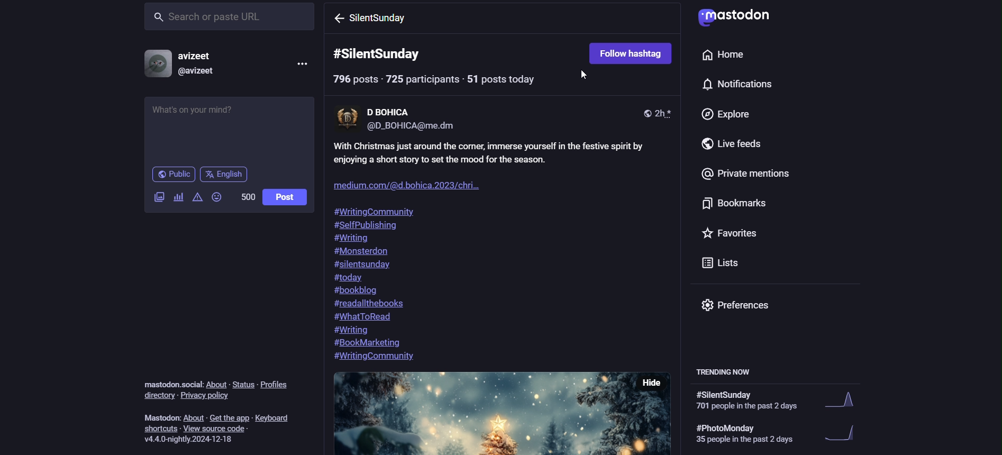  Describe the element at coordinates (721, 262) in the screenshot. I see `Lists` at that location.